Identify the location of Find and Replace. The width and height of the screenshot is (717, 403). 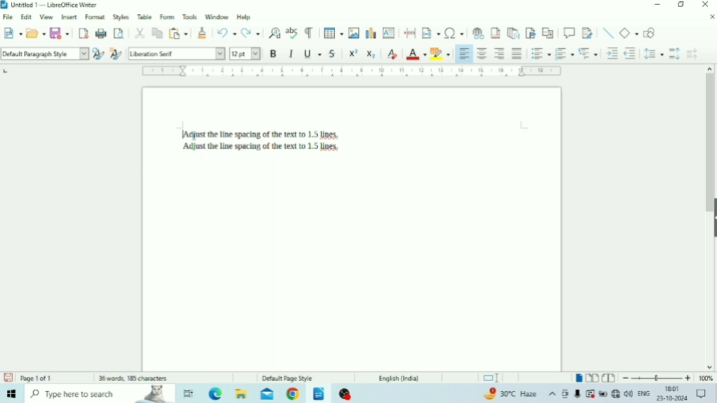
(274, 32).